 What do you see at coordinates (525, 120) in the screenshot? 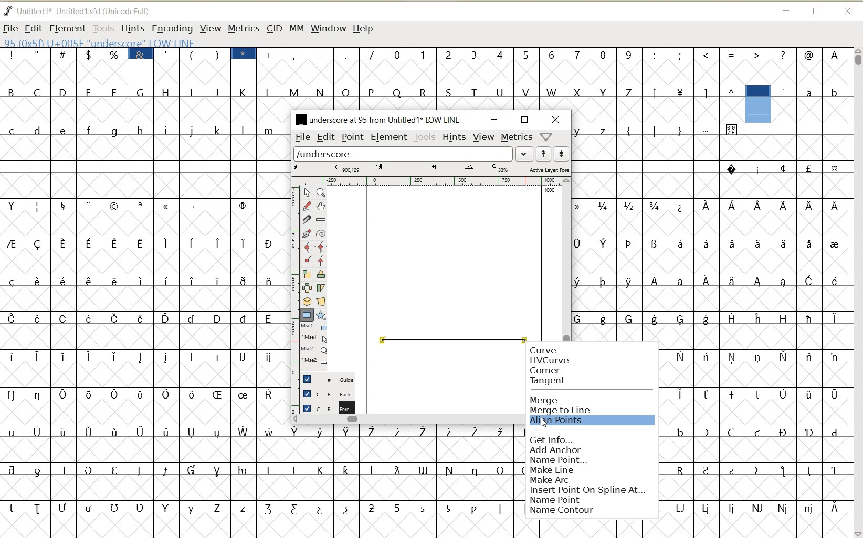
I see `RESTORE` at bounding box center [525, 120].